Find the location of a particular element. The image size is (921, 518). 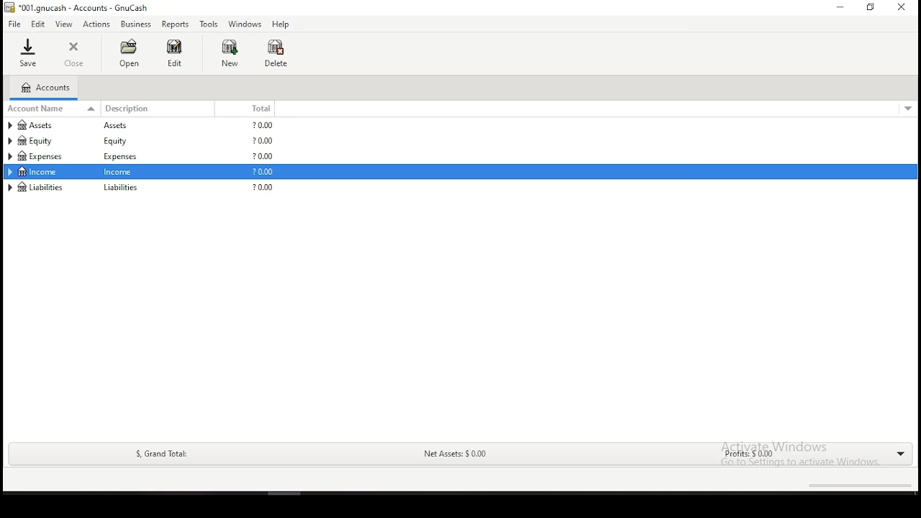

assets is located at coordinates (47, 125).